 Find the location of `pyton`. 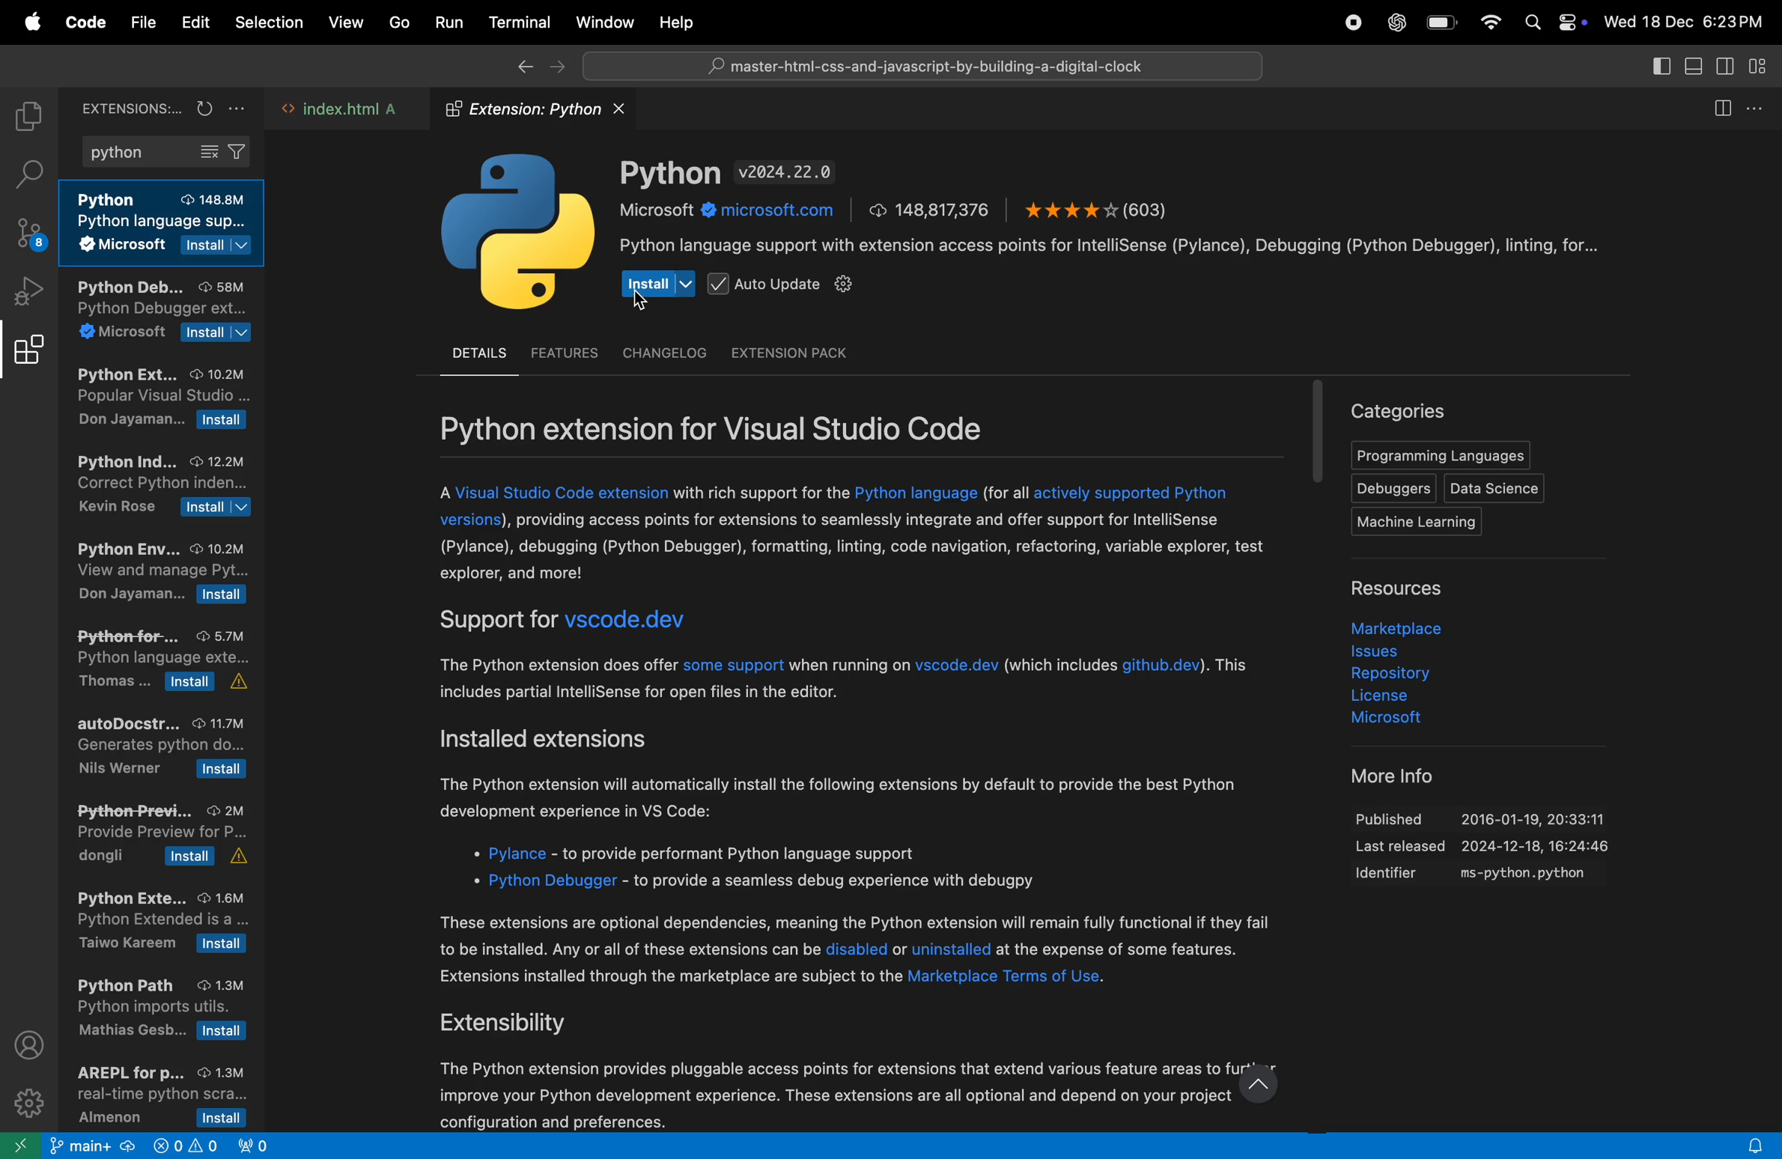

pyton is located at coordinates (671, 173).